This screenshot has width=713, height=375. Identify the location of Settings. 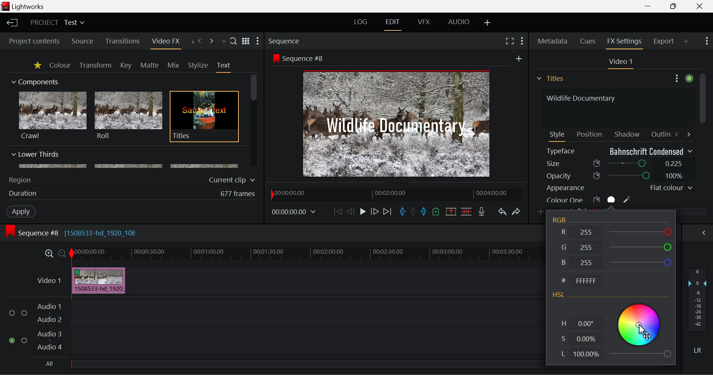
(683, 77).